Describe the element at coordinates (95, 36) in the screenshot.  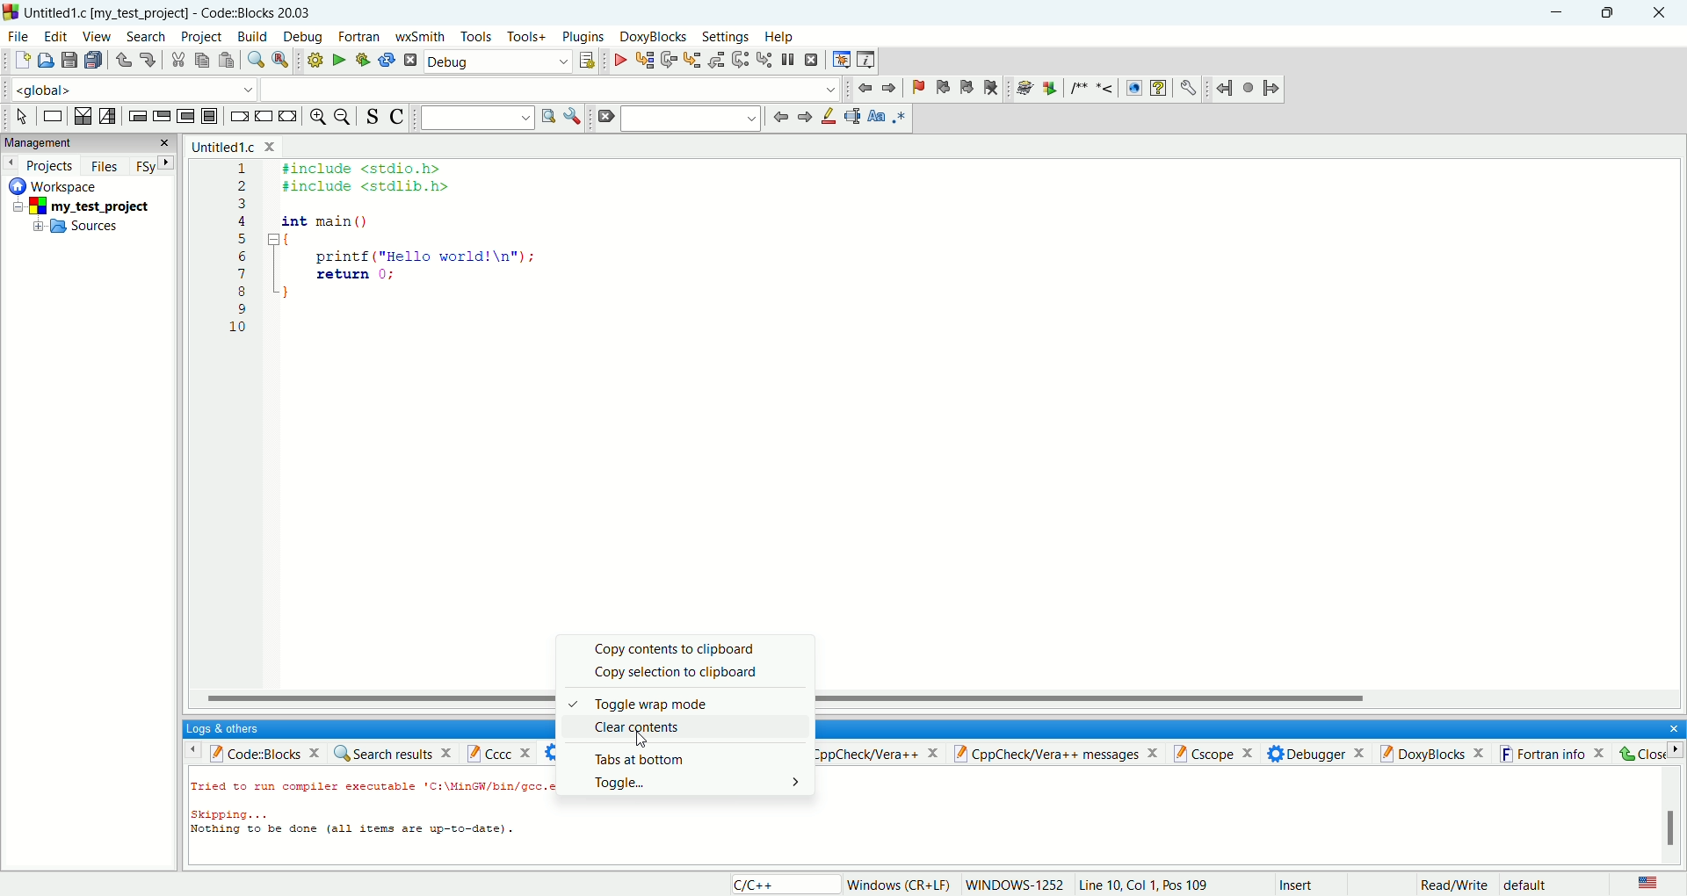
I see `view` at that location.